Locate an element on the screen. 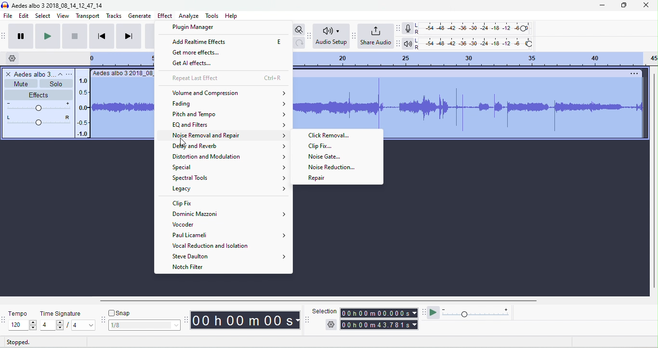  snap is located at coordinates (121, 313).